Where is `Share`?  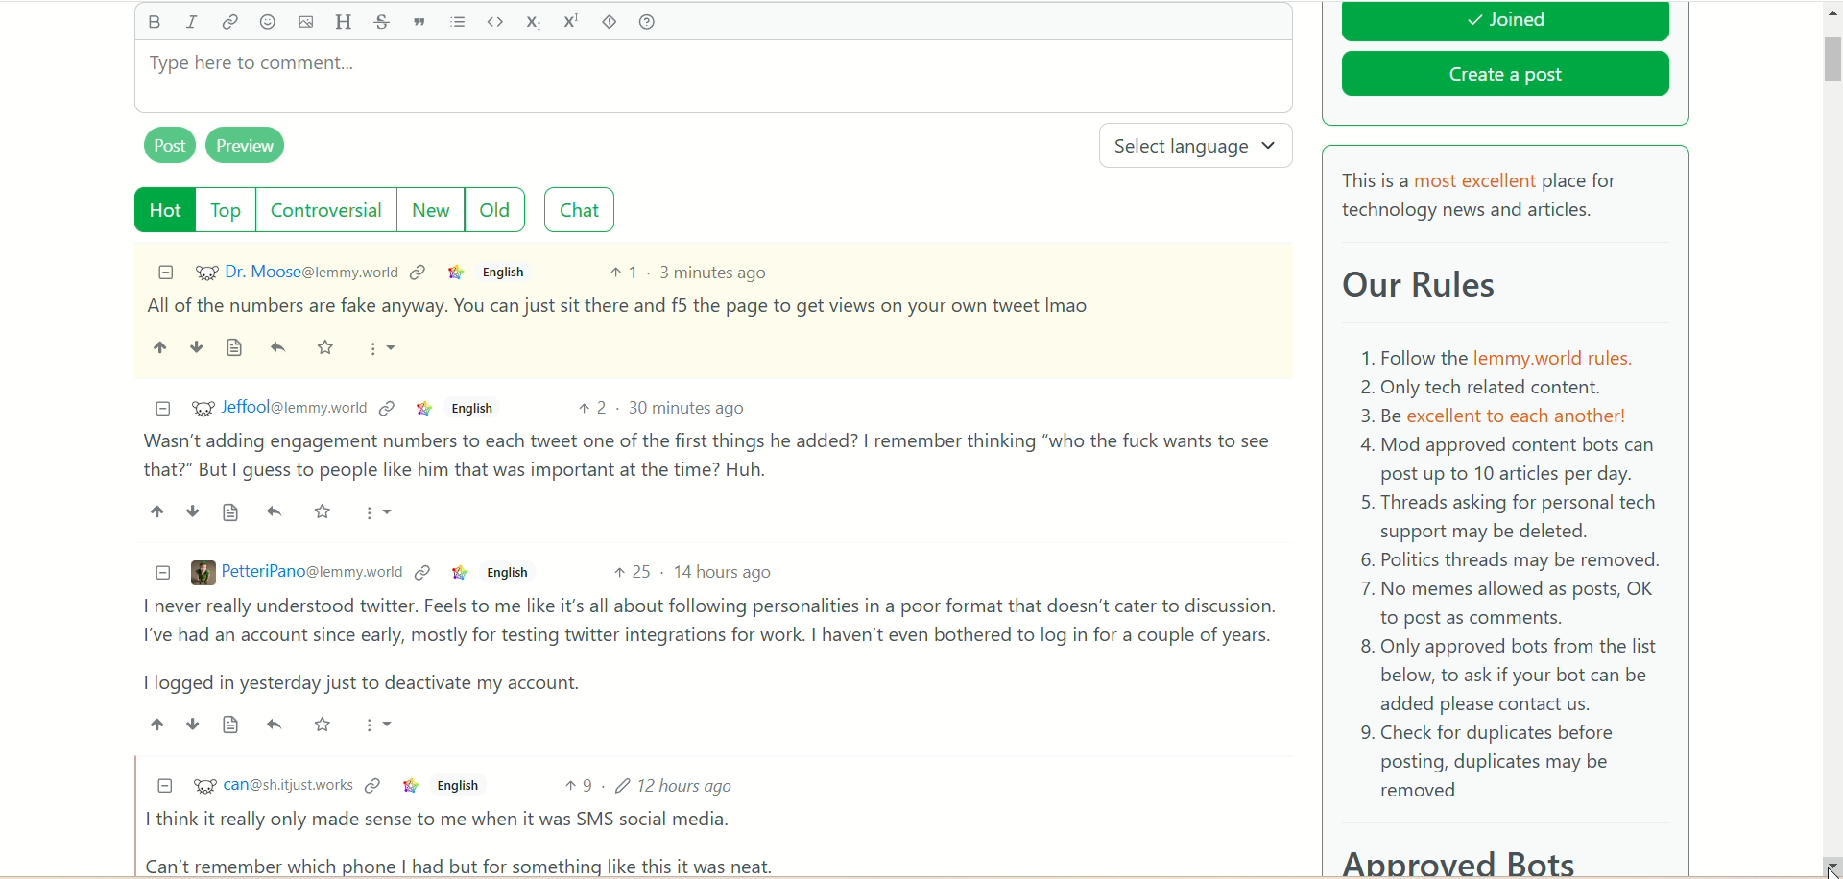
Share is located at coordinates (281, 348).